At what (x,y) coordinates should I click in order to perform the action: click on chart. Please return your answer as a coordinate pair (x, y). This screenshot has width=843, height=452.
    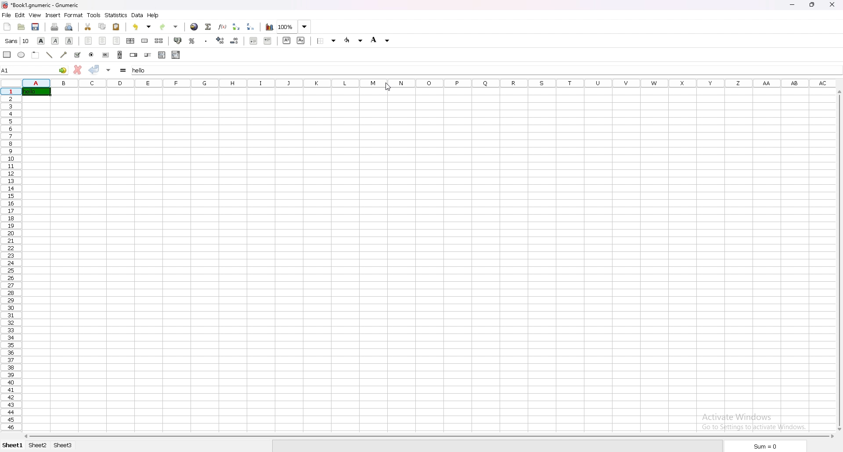
    Looking at the image, I should click on (269, 27).